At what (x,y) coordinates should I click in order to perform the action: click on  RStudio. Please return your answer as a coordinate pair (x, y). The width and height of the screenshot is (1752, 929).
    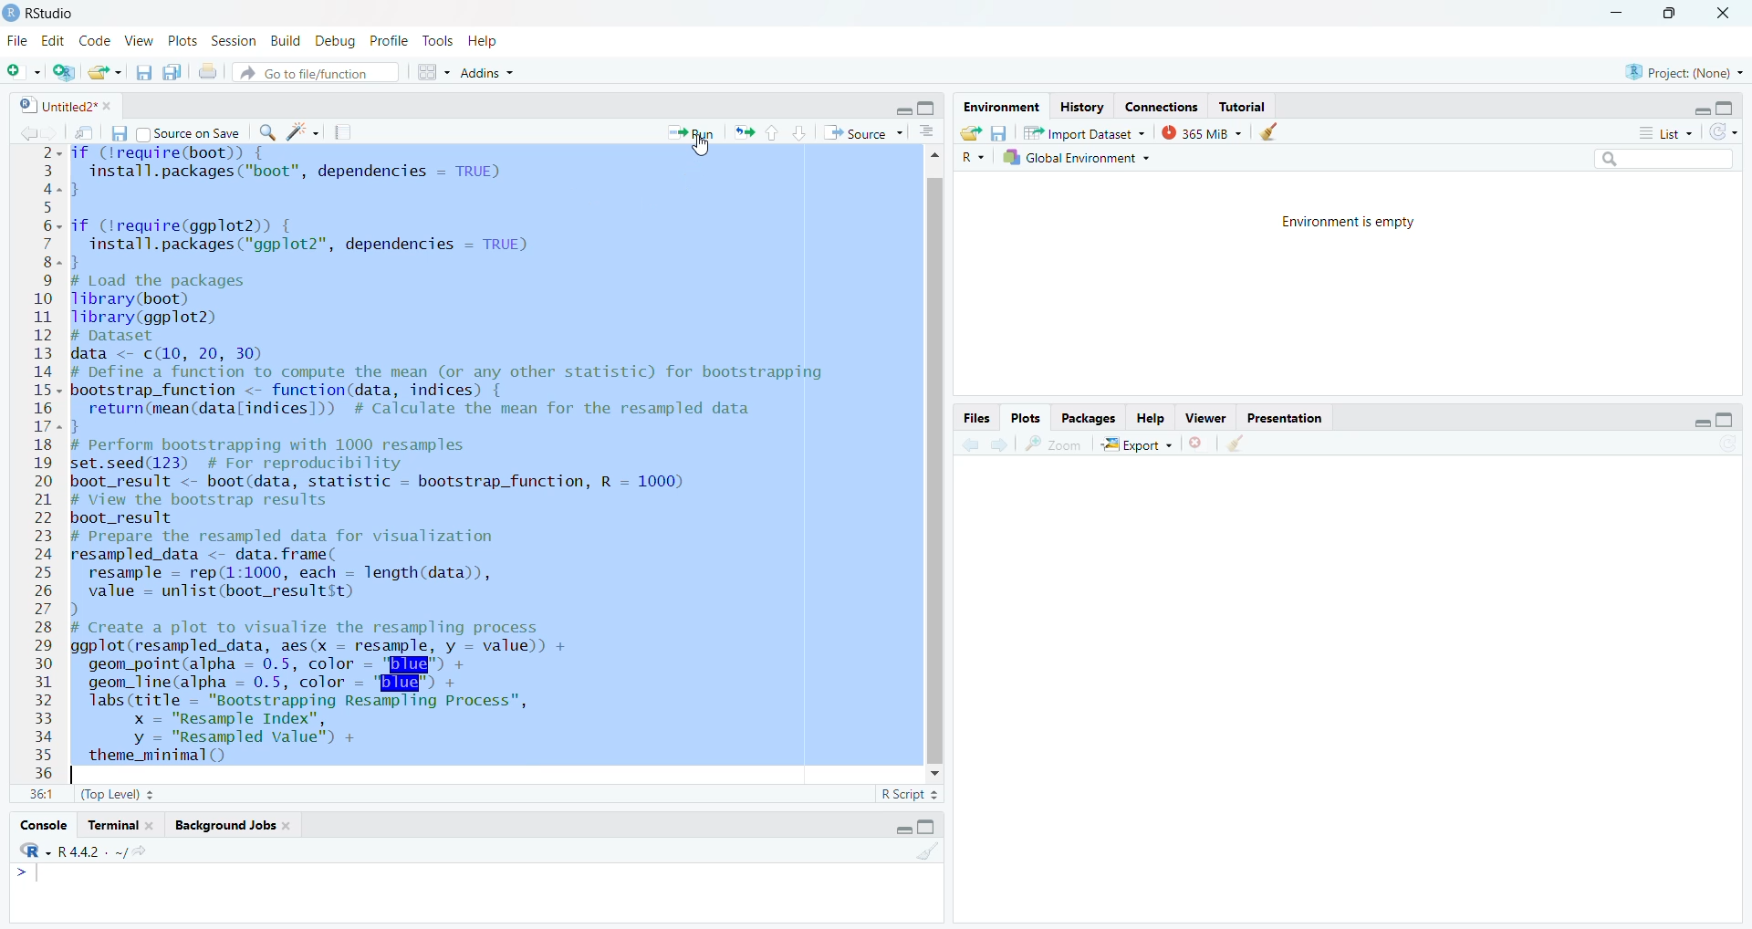
    Looking at the image, I should click on (50, 11).